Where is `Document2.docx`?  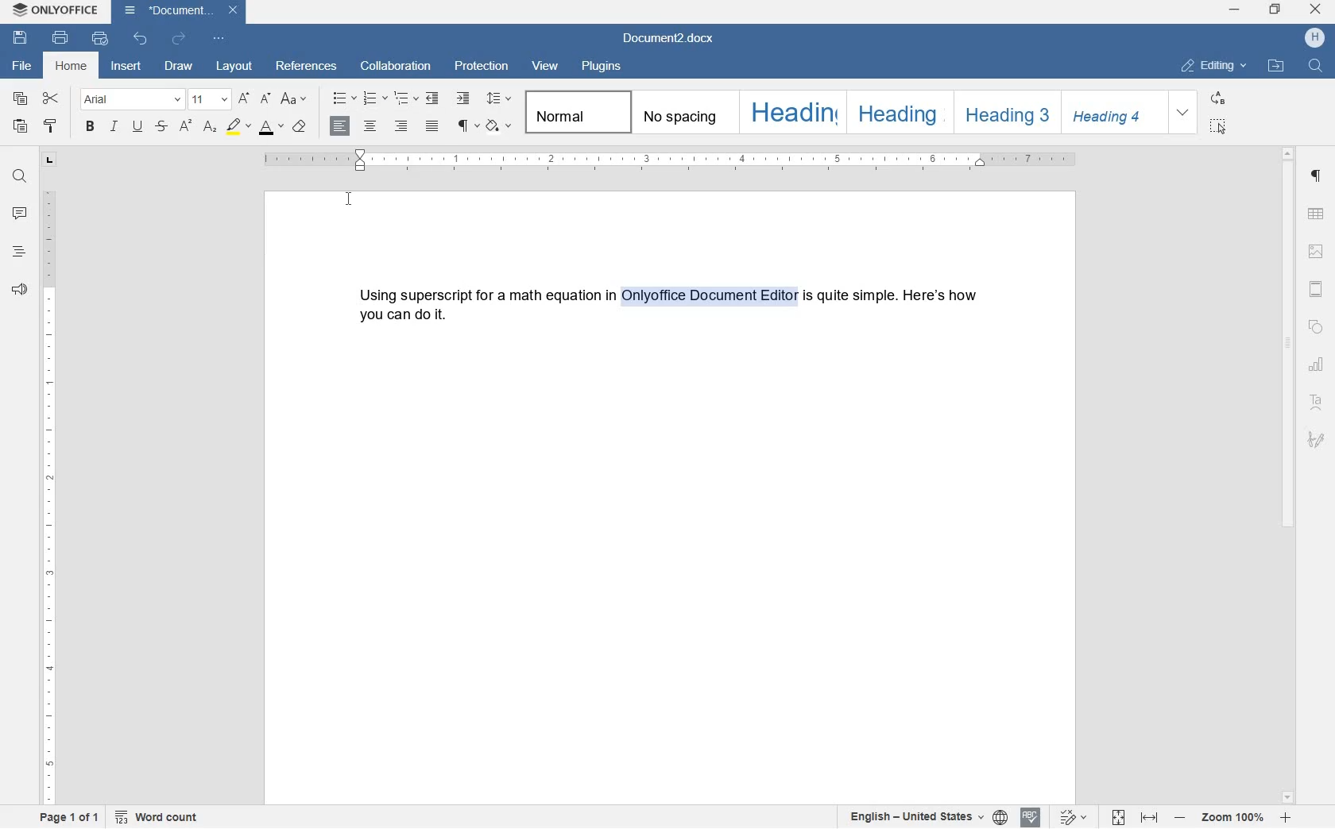 Document2.docx is located at coordinates (181, 12).